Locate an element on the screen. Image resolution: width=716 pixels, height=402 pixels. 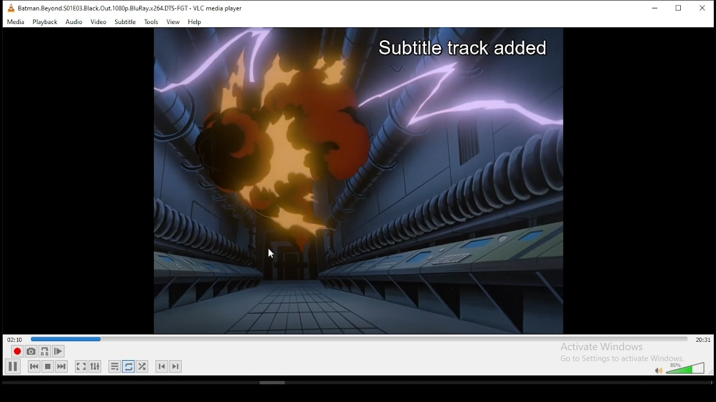
frame by frame is located at coordinates (59, 351).